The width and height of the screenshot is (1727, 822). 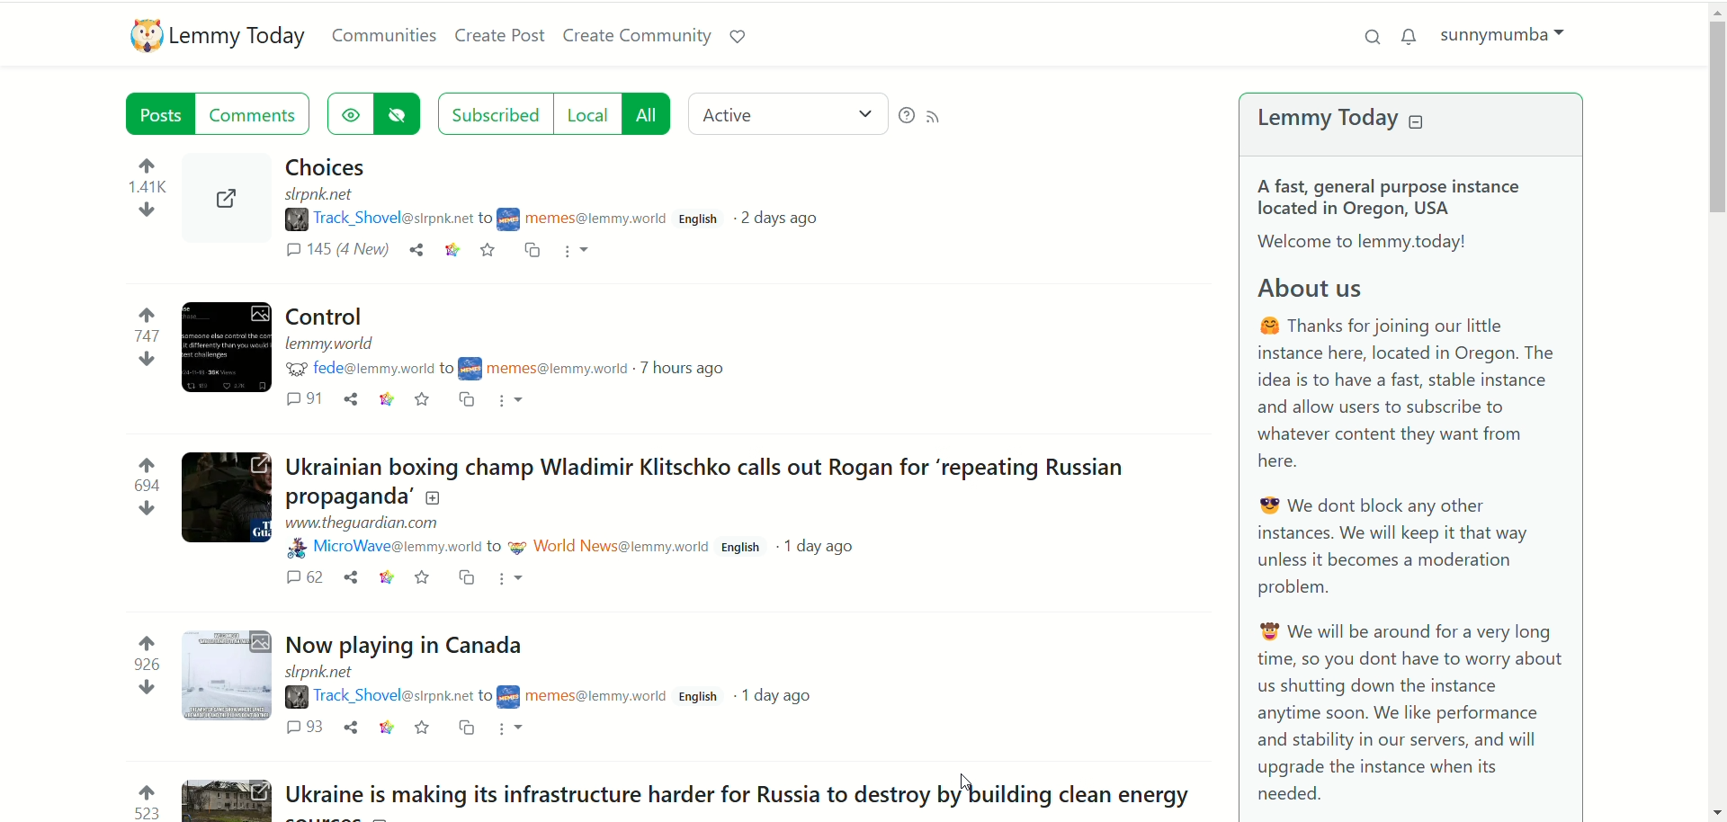 What do you see at coordinates (226, 200) in the screenshot?
I see `Expand the post with the image` at bounding box center [226, 200].